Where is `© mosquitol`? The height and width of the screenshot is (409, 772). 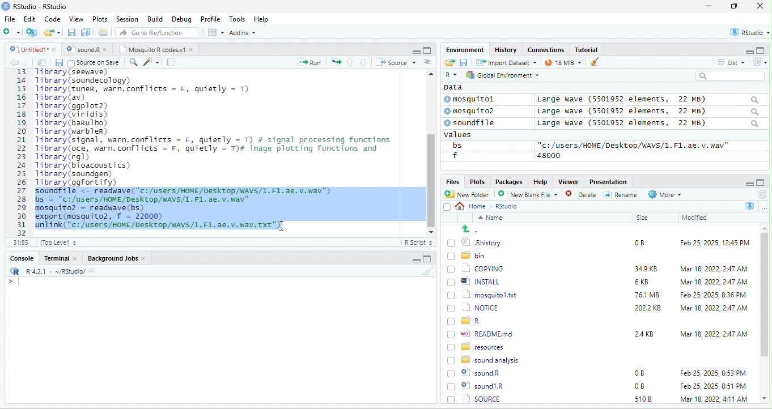 © mosquitol is located at coordinates (477, 99).